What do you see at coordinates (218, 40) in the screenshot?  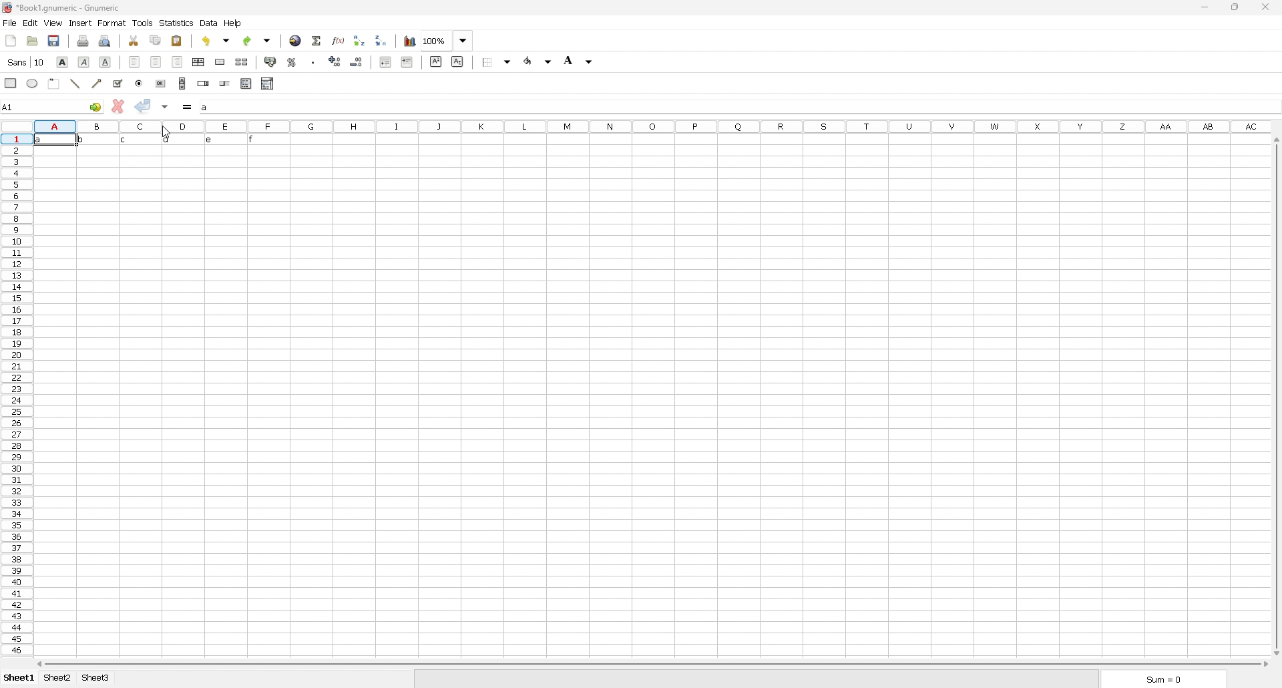 I see `undo` at bounding box center [218, 40].